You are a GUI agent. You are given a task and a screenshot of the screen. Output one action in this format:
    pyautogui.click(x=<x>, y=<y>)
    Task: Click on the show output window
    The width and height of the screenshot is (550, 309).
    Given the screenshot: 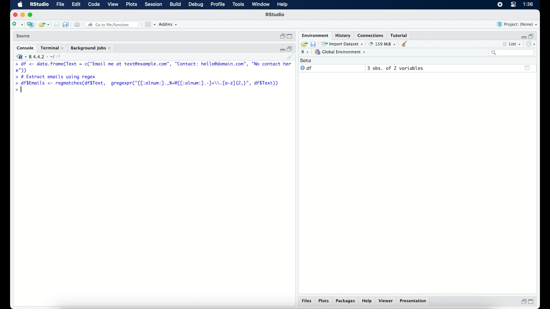 What is the action you would take?
    pyautogui.click(x=527, y=68)
    